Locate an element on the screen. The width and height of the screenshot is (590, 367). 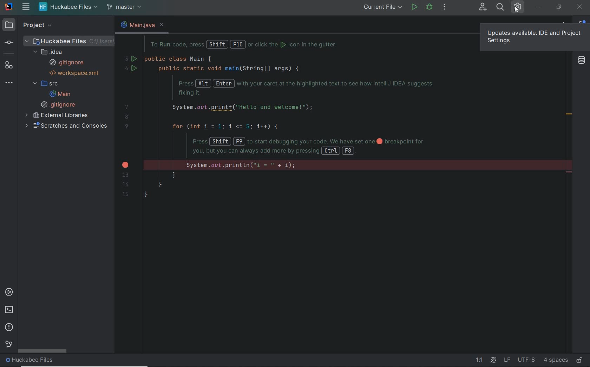
line separator is located at coordinates (507, 360).